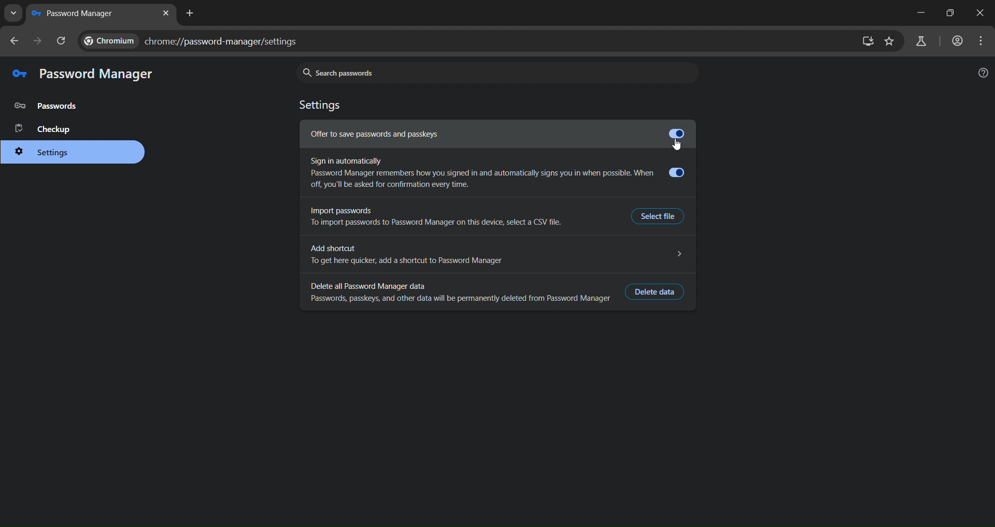  I want to click on Add shortcut >
To get here quicker, add a shortcut to Password Manager, so click(497, 255).